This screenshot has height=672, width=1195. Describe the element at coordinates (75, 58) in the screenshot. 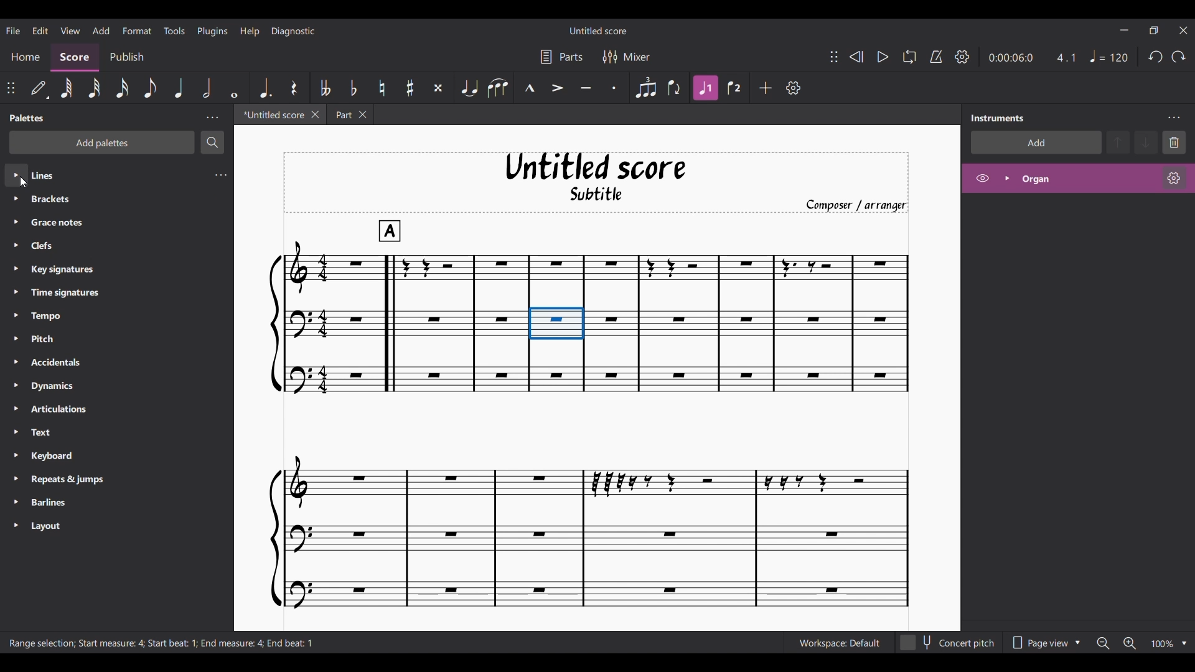

I see `Score, current section highlighted` at that location.